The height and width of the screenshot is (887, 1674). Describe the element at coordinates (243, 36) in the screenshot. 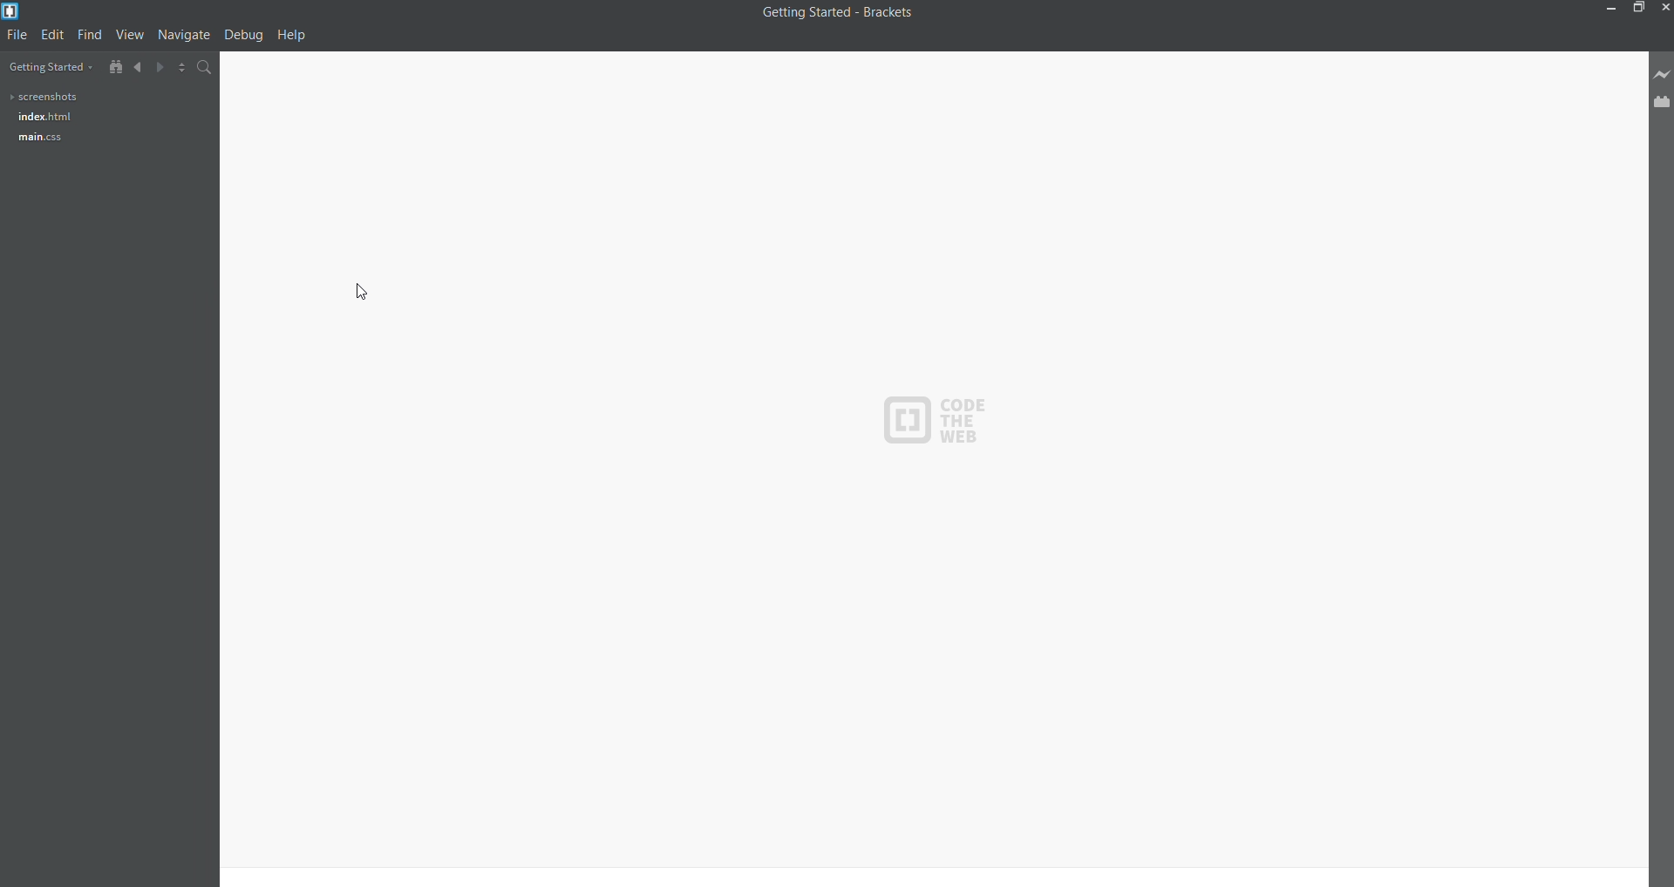

I see `debug` at that location.